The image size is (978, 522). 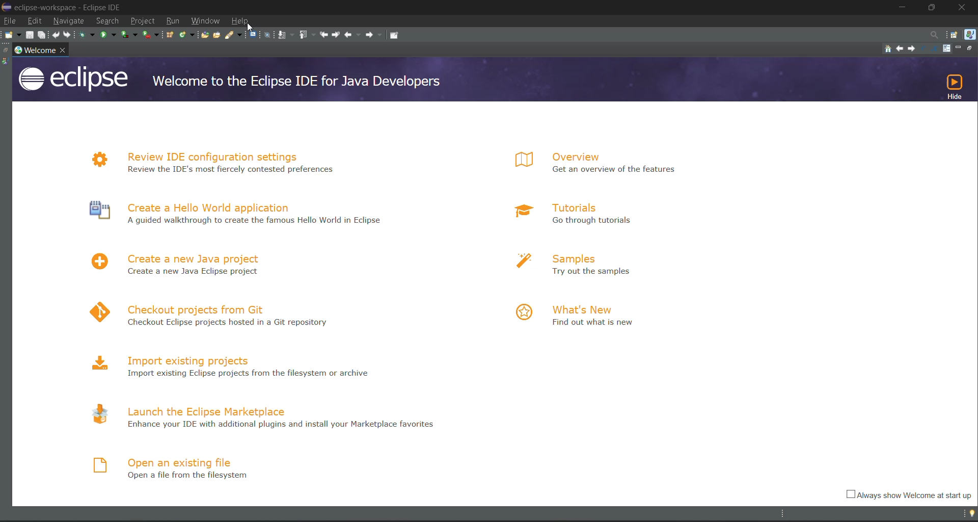 What do you see at coordinates (87, 35) in the screenshot?
I see `debug` at bounding box center [87, 35].